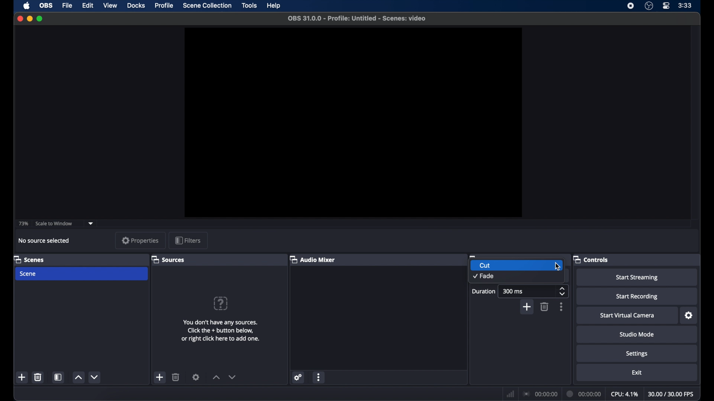  What do you see at coordinates (68, 5) in the screenshot?
I see `file` at bounding box center [68, 5].